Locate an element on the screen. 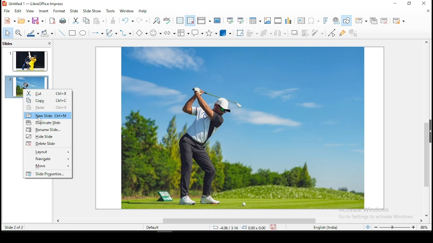 This screenshot has height=243, width=433. start from current slide is located at coordinates (241, 21).